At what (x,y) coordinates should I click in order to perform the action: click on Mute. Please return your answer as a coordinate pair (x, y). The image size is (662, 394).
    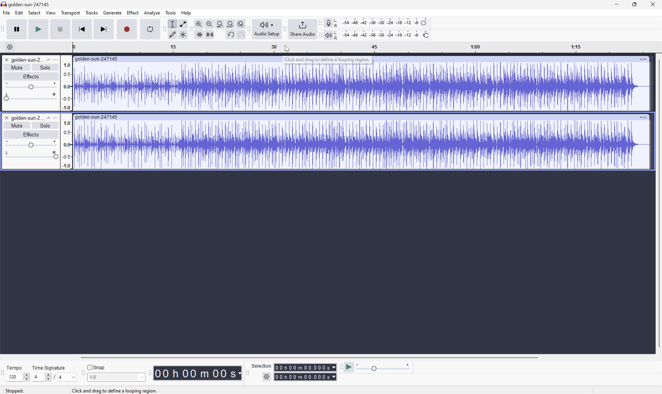
    Looking at the image, I should click on (16, 125).